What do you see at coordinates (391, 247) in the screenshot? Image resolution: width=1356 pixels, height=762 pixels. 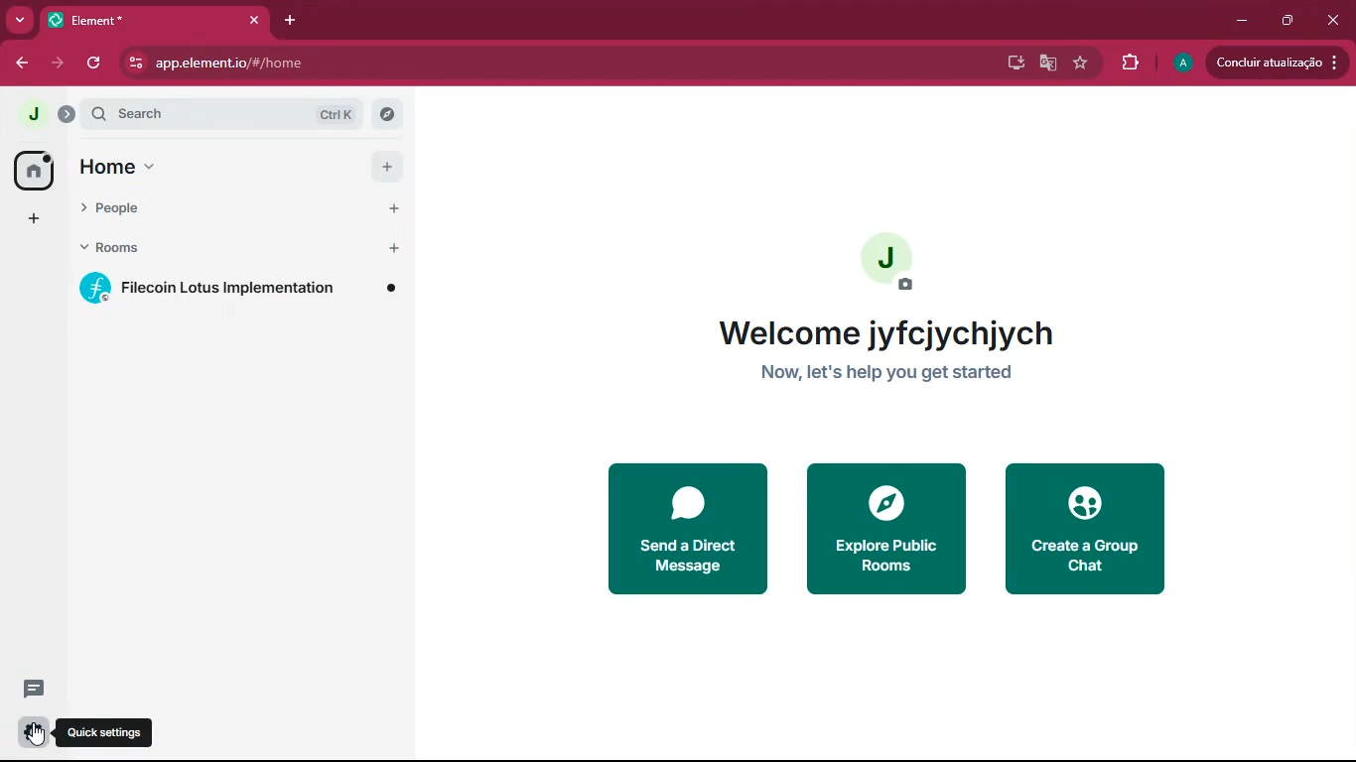 I see `add button` at bounding box center [391, 247].